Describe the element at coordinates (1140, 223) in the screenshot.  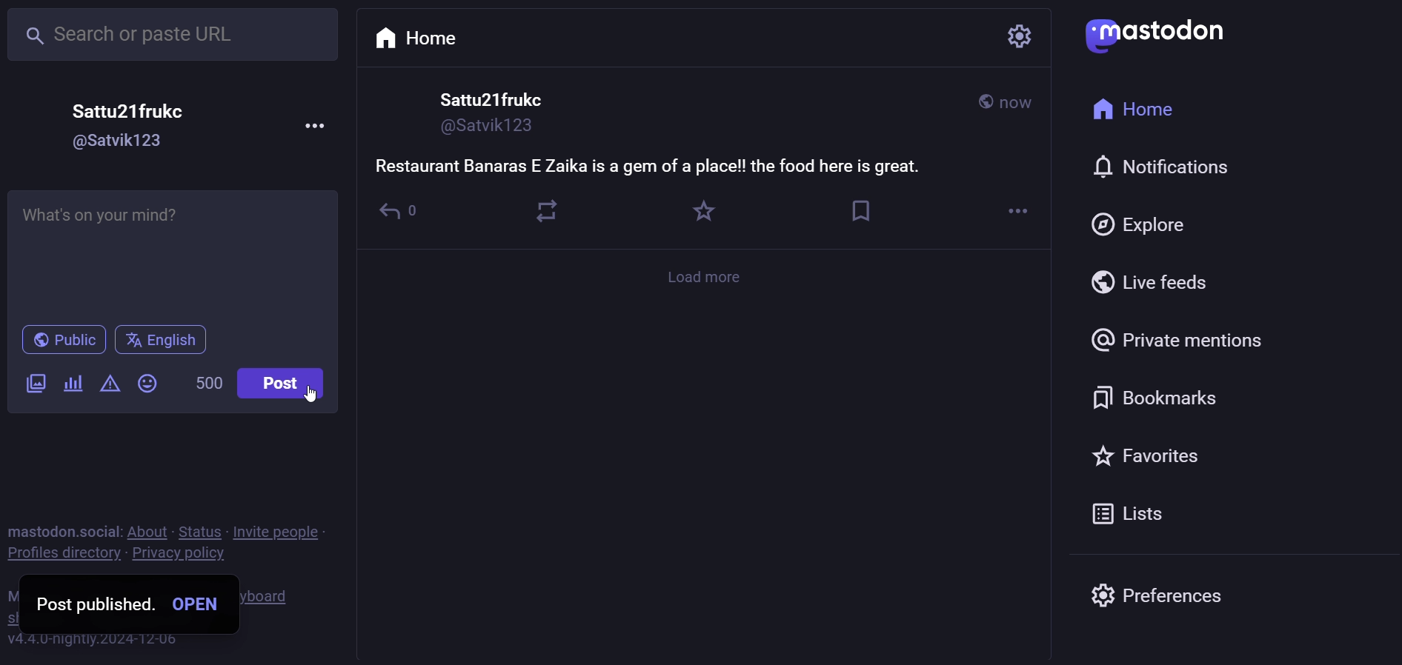
I see `explore` at that location.